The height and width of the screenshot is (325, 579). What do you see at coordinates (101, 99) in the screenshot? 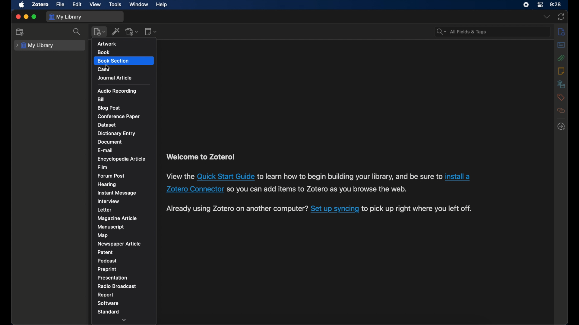
I see `bill` at bounding box center [101, 99].